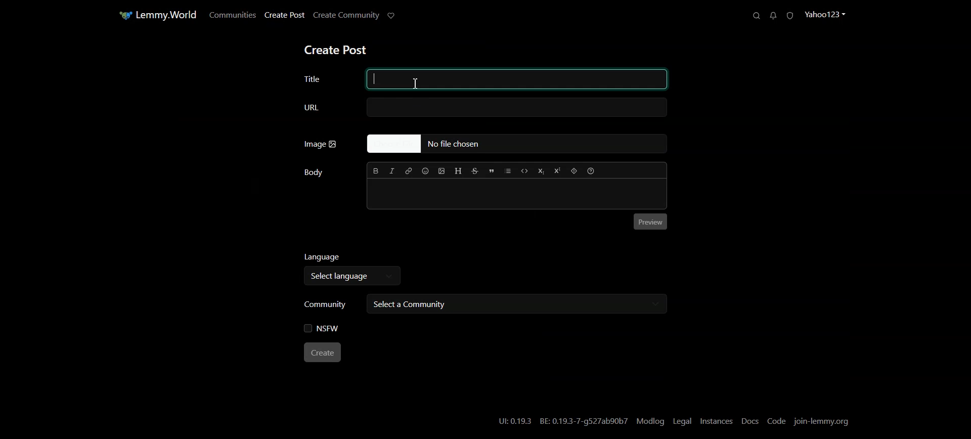 The width and height of the screenshot is (971, 439). What do you see at coordinates (651, 223) in the screenshot?
I see `Preview` at bounding box center [651, 223].